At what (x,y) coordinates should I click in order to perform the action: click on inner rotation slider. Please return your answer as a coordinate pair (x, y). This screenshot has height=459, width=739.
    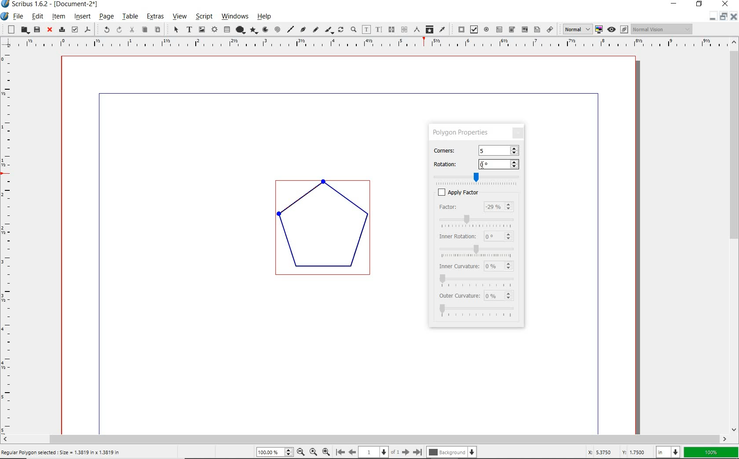
    Looking at the image, I should click on (477, 249).